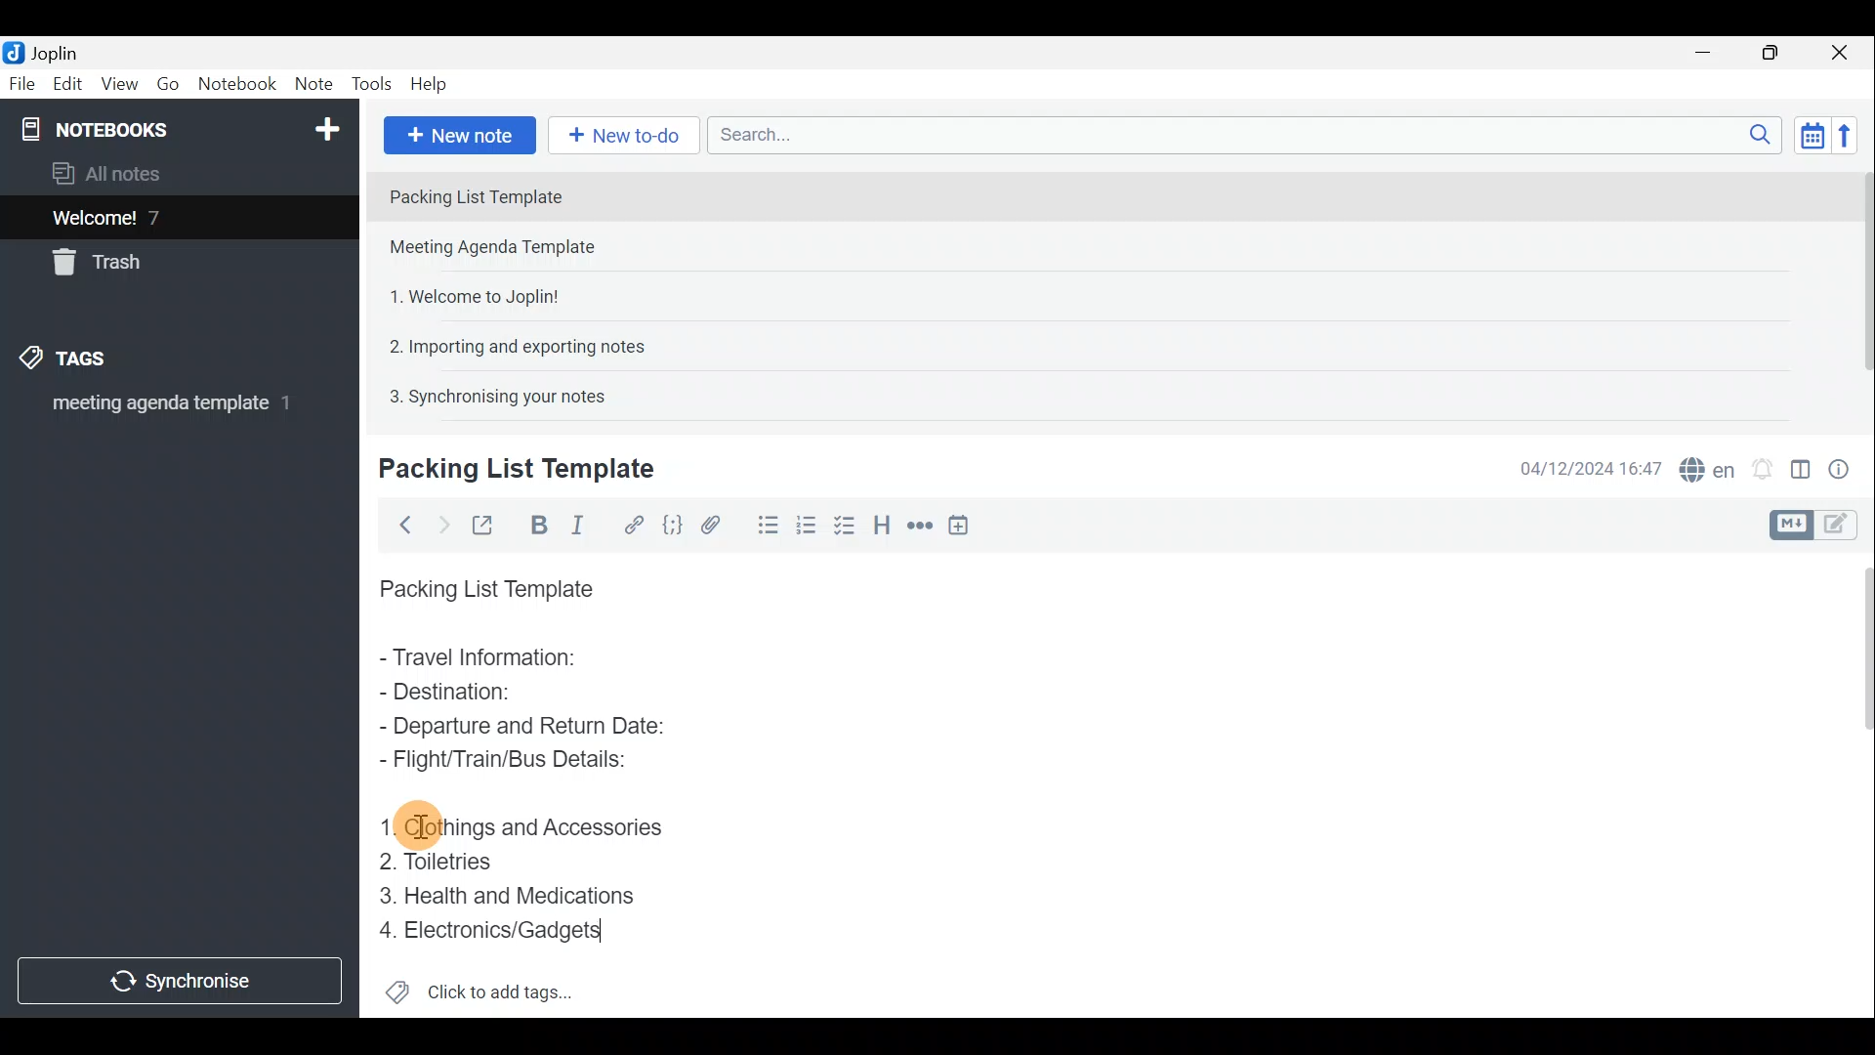 This screenshot has width=1875, height=1055. Describe the element at coordinates (482, 583) in the screenshot. I see `Packing List Template` at that location.